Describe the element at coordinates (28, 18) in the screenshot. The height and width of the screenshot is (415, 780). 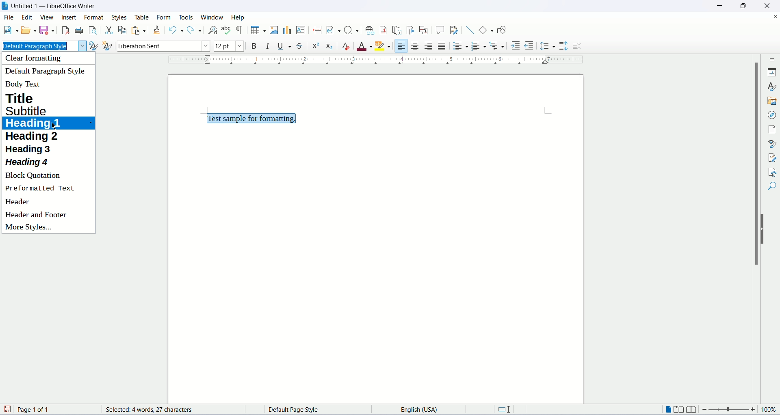
I see `edit` at that location.